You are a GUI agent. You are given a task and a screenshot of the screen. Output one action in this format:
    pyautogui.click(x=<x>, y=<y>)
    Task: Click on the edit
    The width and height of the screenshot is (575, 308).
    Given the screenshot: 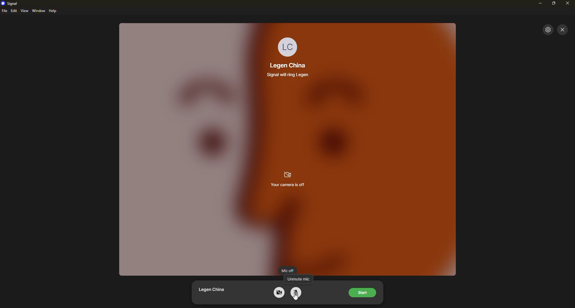 What is the action you would take?
    pyautogui.click(x=14, y=11)
    